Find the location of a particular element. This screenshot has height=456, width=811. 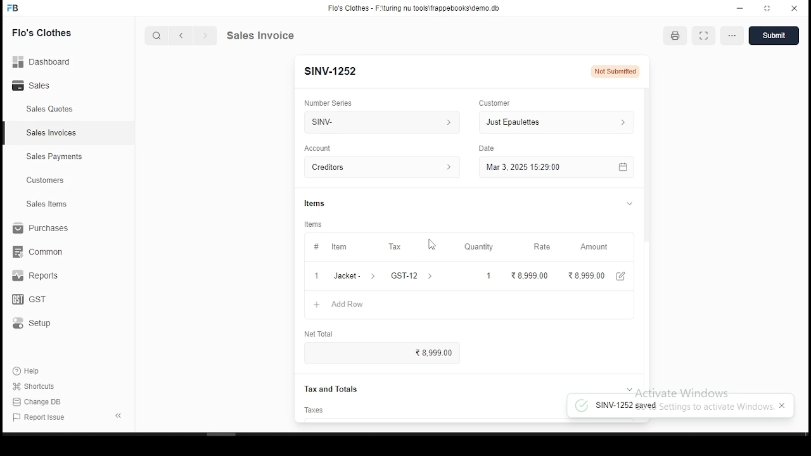

report issues is located at coordinates (41, 418).